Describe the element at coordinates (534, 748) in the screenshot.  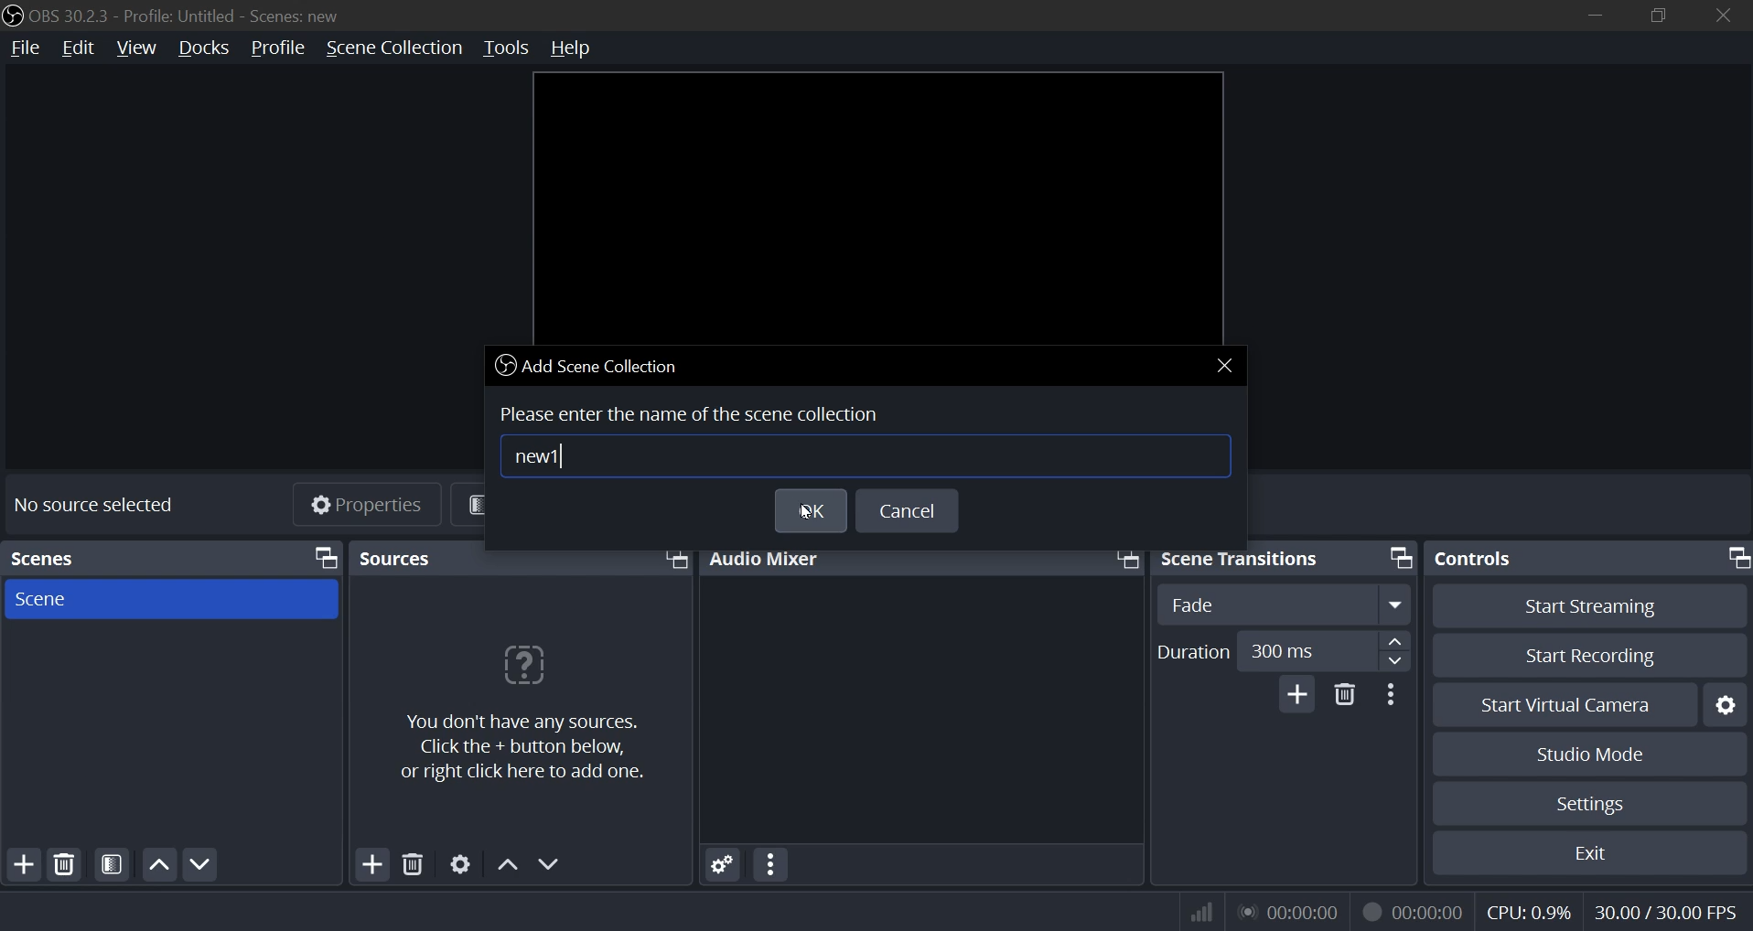
I see `You don't have any sources.
Click the + button below,
or right click here to add one.` at that location.